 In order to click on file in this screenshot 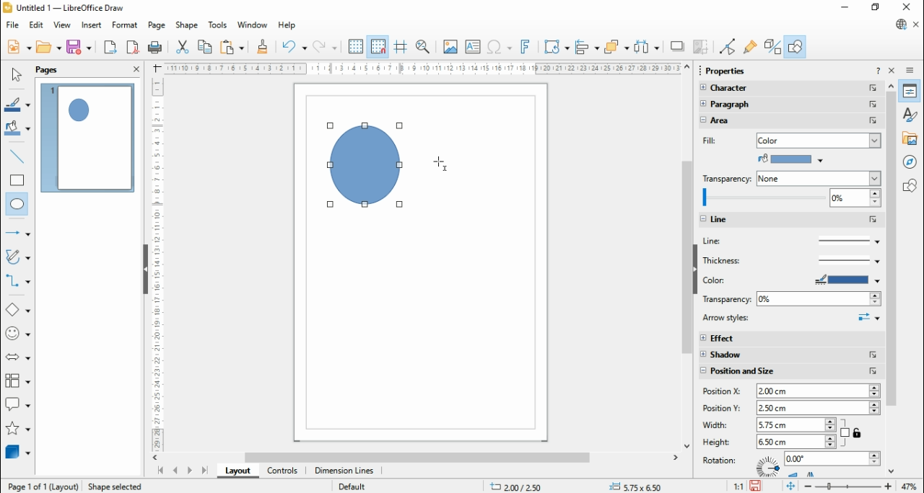, I will do `click(14, 25)`.